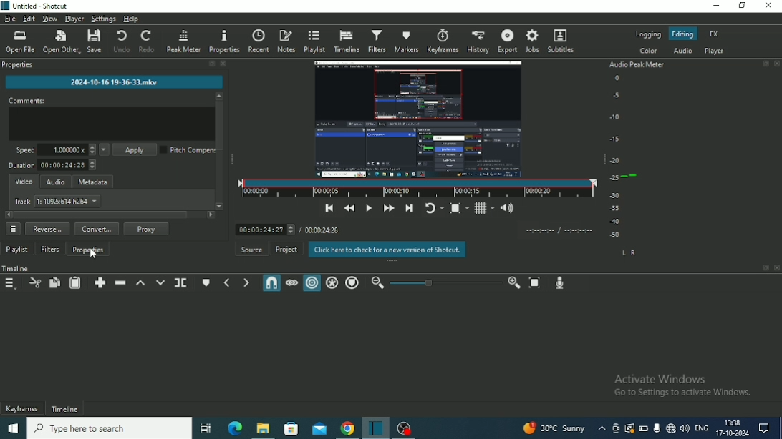 This screenshot has width=782, height=439. Describe the element at coordinates (685, 428) in the screenshot. I see `Speakers` at that location.